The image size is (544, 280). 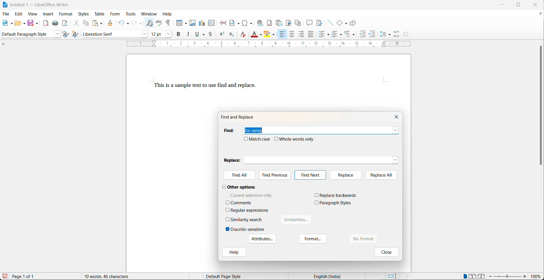 I want to click on paragraph style, so click(x=26, y=34).